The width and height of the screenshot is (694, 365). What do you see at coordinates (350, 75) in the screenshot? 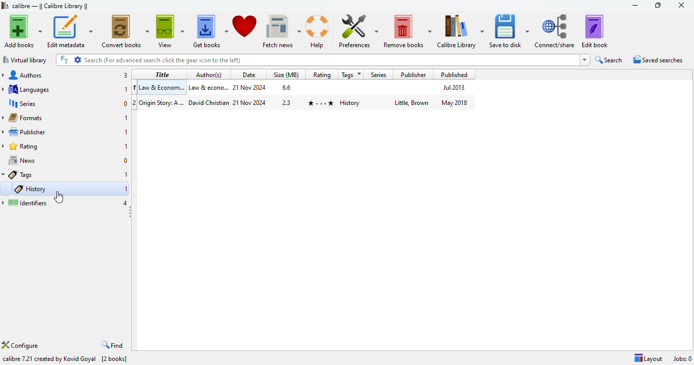
I see `tags` at bounding box center [350, 75].